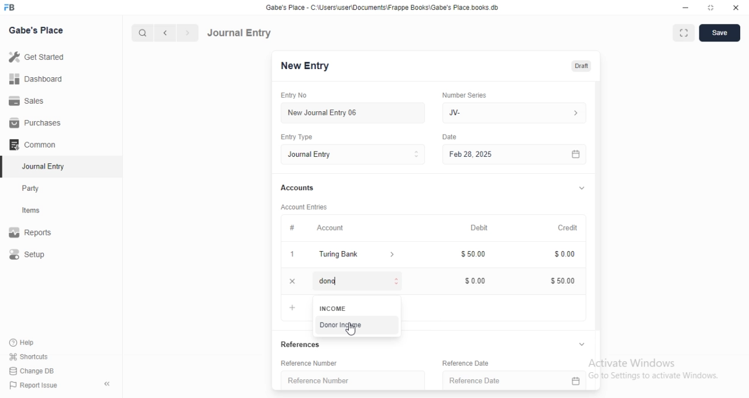 The width and height of the screenshot is (749, 398). I want to click on 1, so click(290, 255).